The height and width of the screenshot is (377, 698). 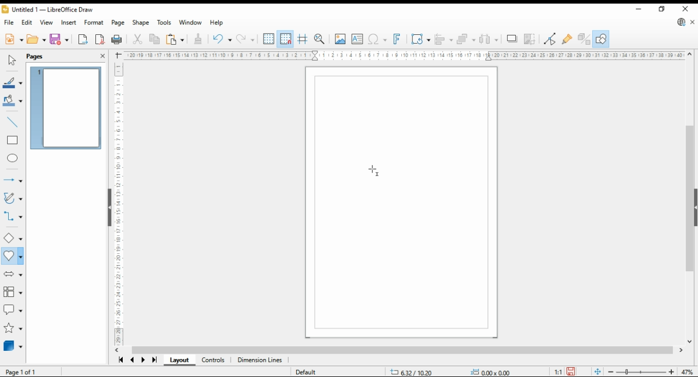 What do you see at coordinates (13, 307) in the screenshot?
I see `callout shapes` at bounding box center [13, 307].